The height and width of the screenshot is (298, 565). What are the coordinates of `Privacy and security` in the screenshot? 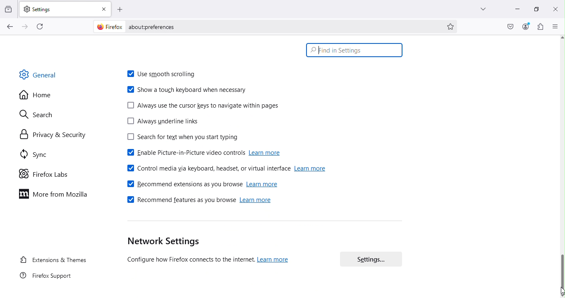 It's located at (49, 134).